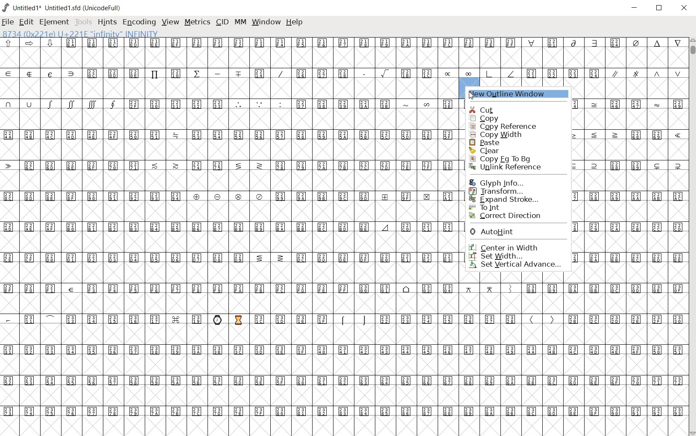 This screenshot has width=696, height=436. What do you see at coordinates (228, 319) in the screenshot?
I see `emojis` at bounding box center [228, 319].